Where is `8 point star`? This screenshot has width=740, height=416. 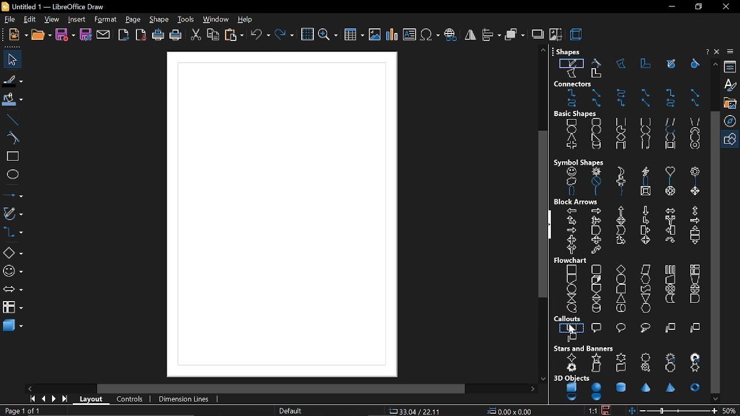
8 point star is located at coordinates (646, 356).